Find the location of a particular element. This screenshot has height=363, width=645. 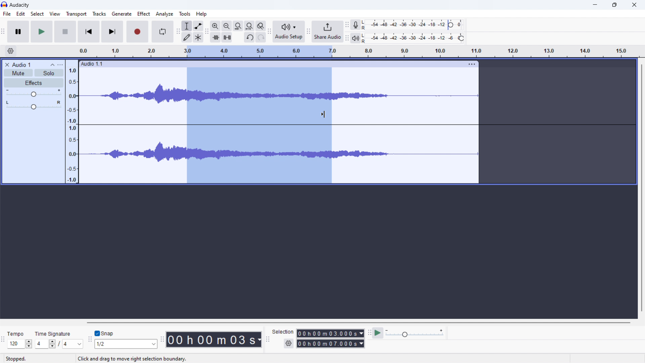

skip to start is located at coordinates (88, 32).